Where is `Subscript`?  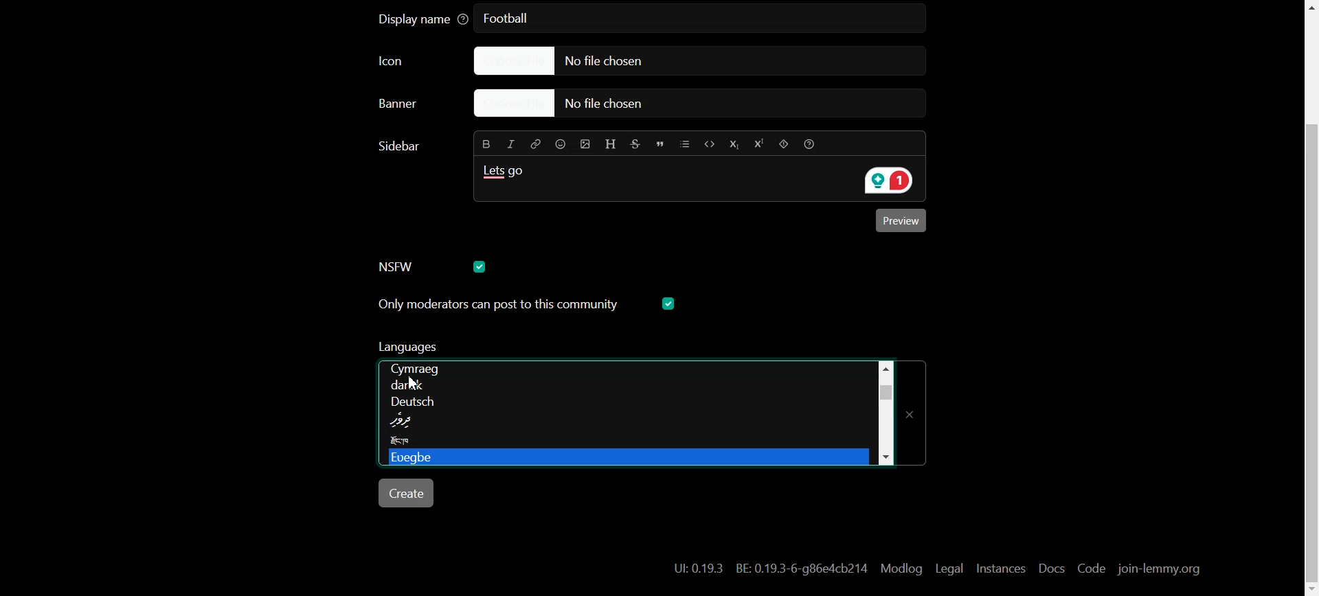
Subscript is located at coordinates (733, 144).